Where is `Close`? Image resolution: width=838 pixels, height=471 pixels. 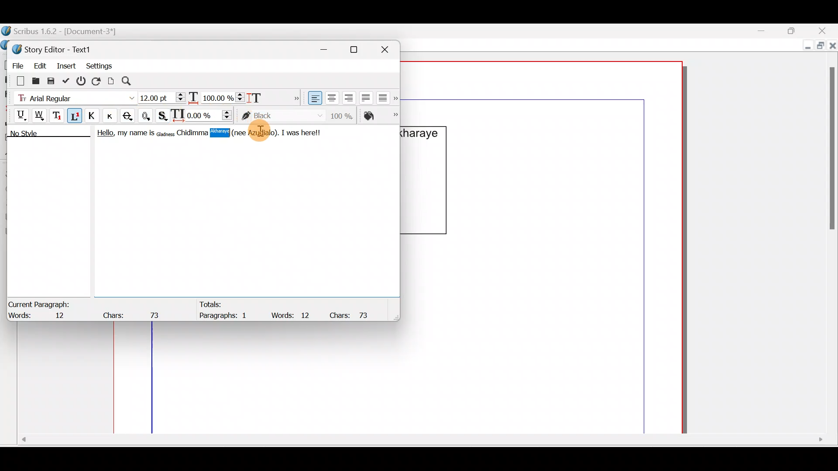 Close is located at coordinates (388, 48).